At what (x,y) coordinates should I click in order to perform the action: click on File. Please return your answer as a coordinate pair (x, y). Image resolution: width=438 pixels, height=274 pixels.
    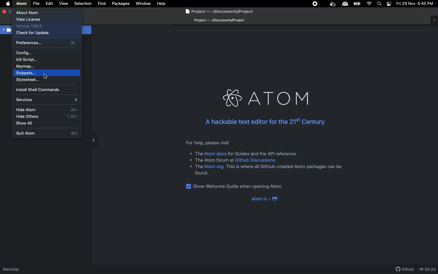
    Looking at the image, I should click on (36, 4).